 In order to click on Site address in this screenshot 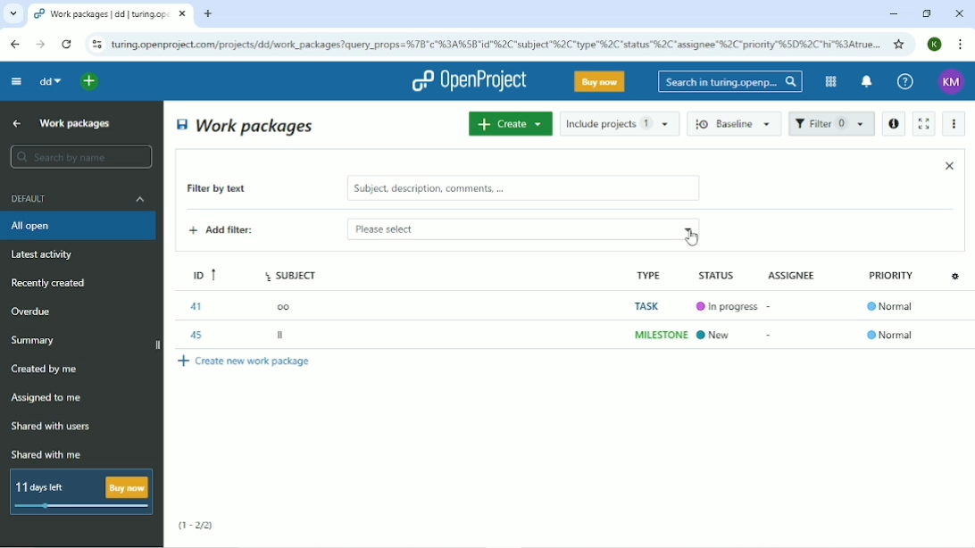, I will do `click(496, 43)`.